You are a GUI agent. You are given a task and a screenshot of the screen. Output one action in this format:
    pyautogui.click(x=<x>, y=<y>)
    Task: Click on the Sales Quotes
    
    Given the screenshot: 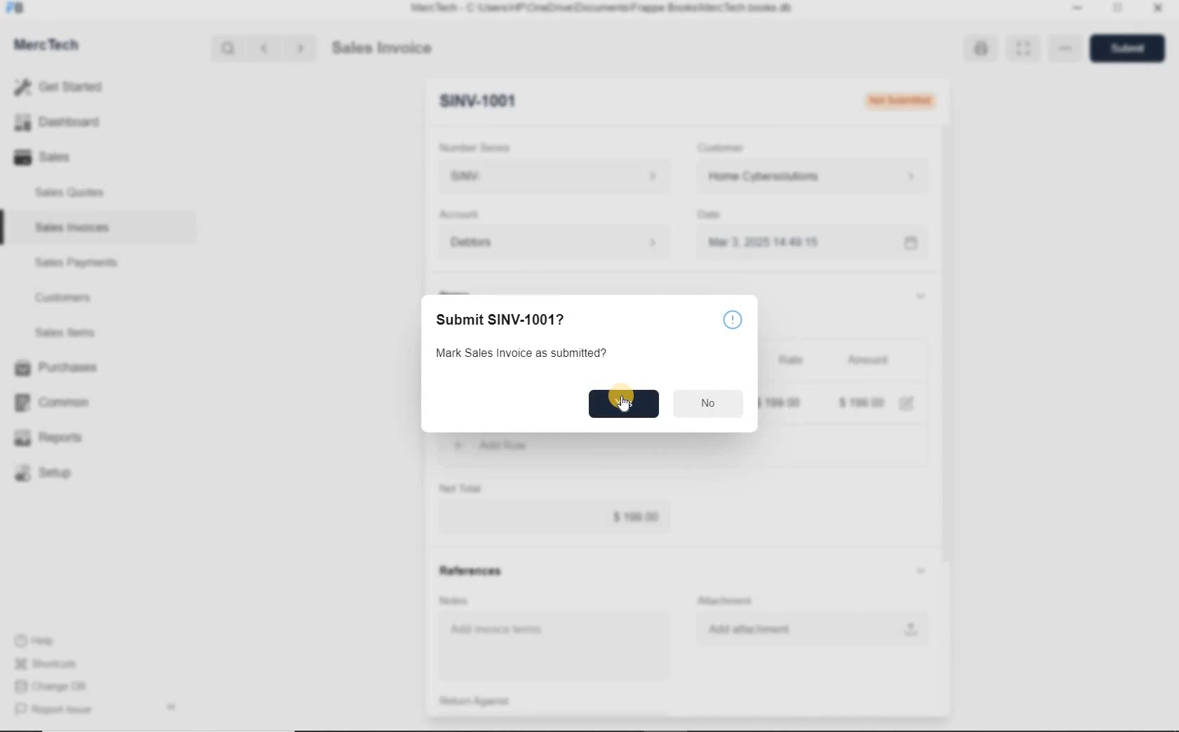 What is the action you would take?
    pyautogui.click(x=73, y=192)
    